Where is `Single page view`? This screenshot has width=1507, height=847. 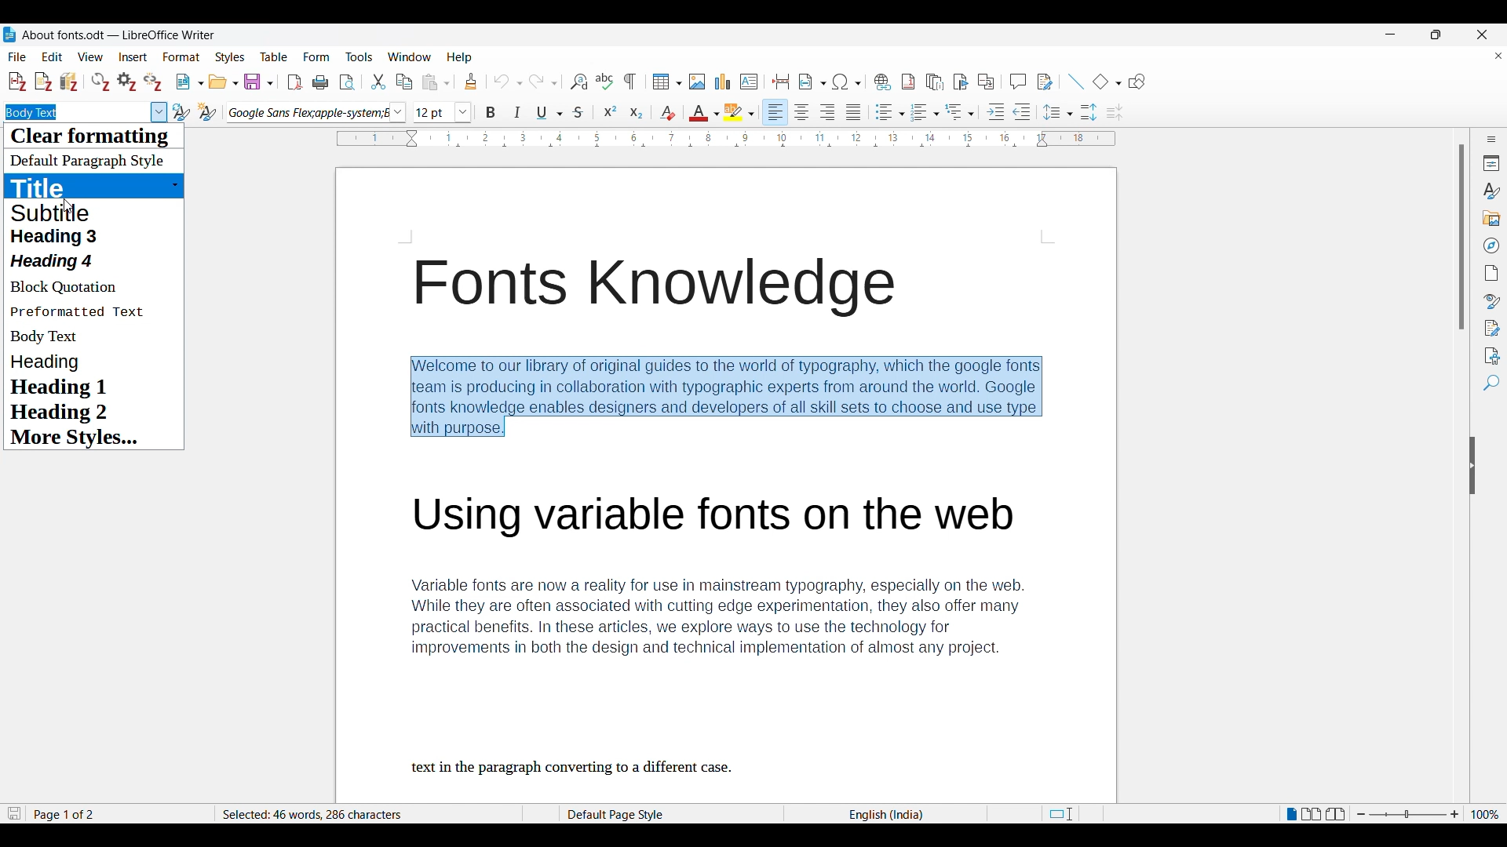
Single page view is located at coordinates (1290, 813).